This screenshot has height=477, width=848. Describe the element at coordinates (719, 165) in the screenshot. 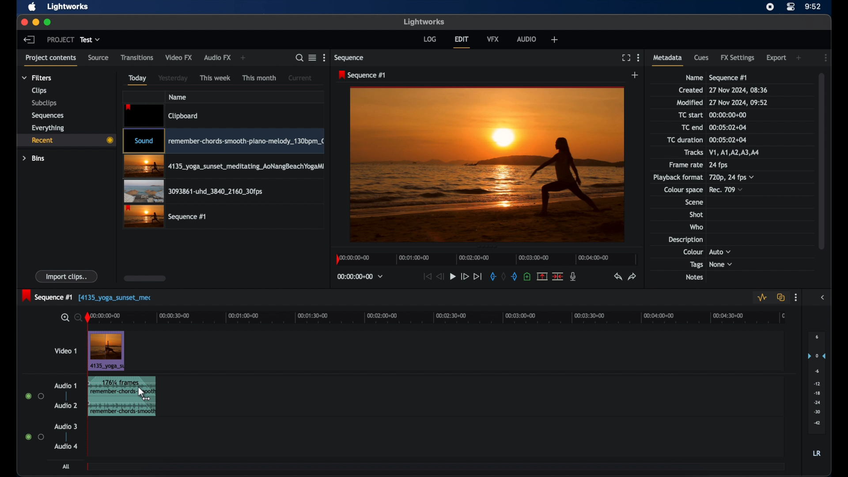

I see `24 fps` at that location.